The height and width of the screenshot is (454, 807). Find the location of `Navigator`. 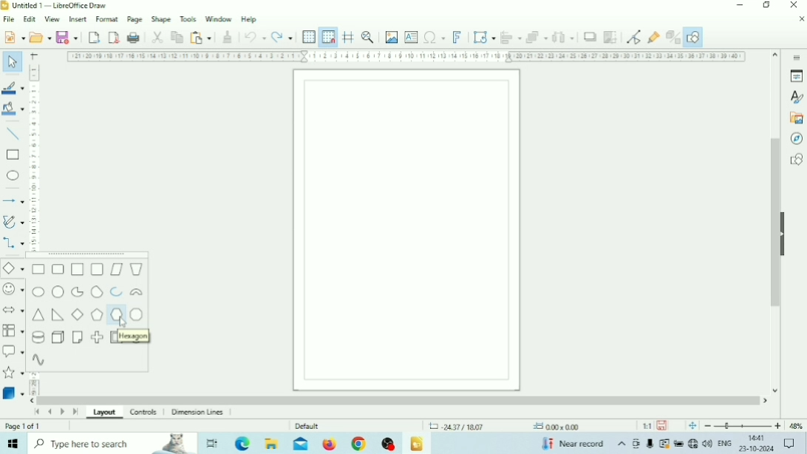

Navigator is located at coordinates (795, 139).